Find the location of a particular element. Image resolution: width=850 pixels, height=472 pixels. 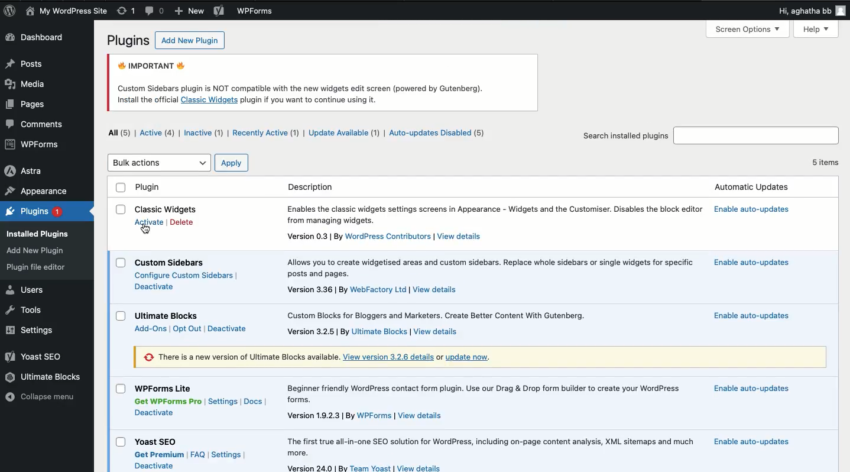

Astra is located at coordinates (24, 171).